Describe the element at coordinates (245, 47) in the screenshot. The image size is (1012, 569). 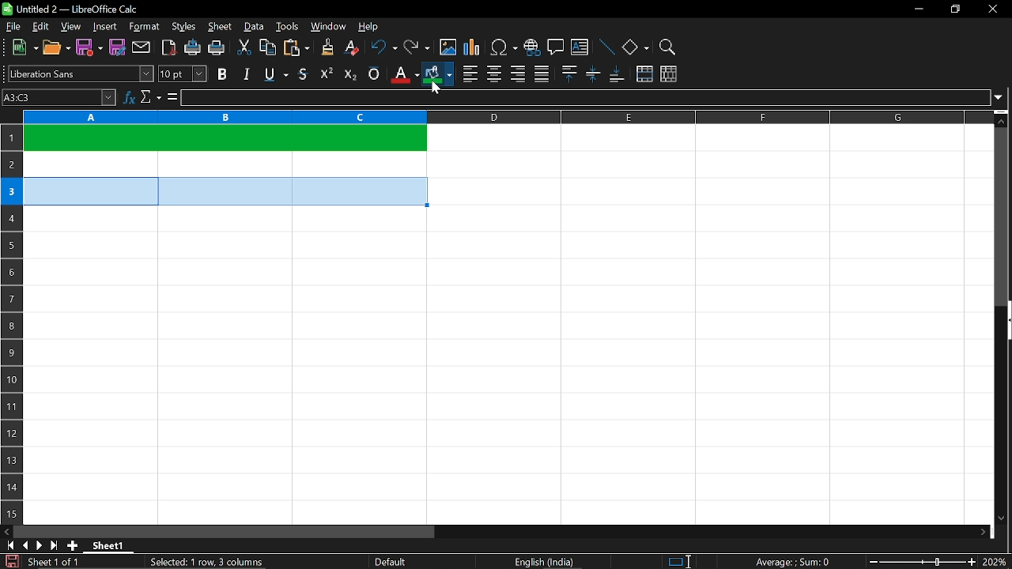
I see `cut` at that location.